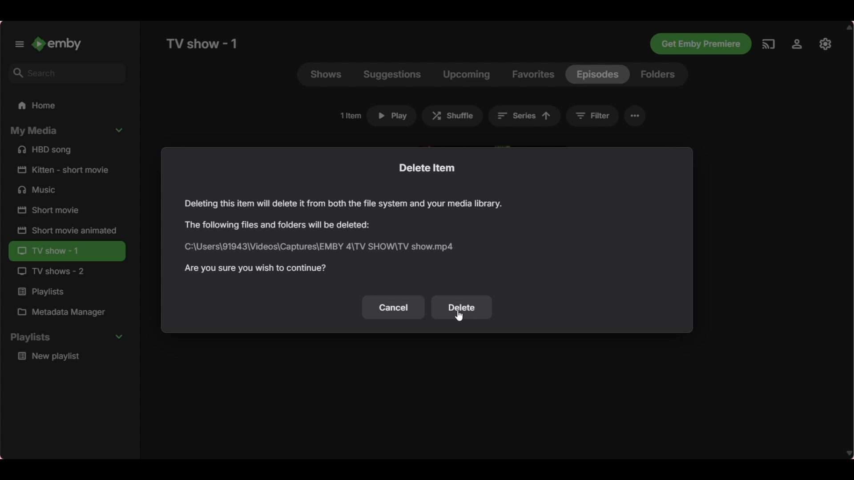 The height and width of the screenshot is (480, 854). What do you see at coordinates (768, 44) in the screenshot?
I see `Play on another device` at bounding box center [768, 44].